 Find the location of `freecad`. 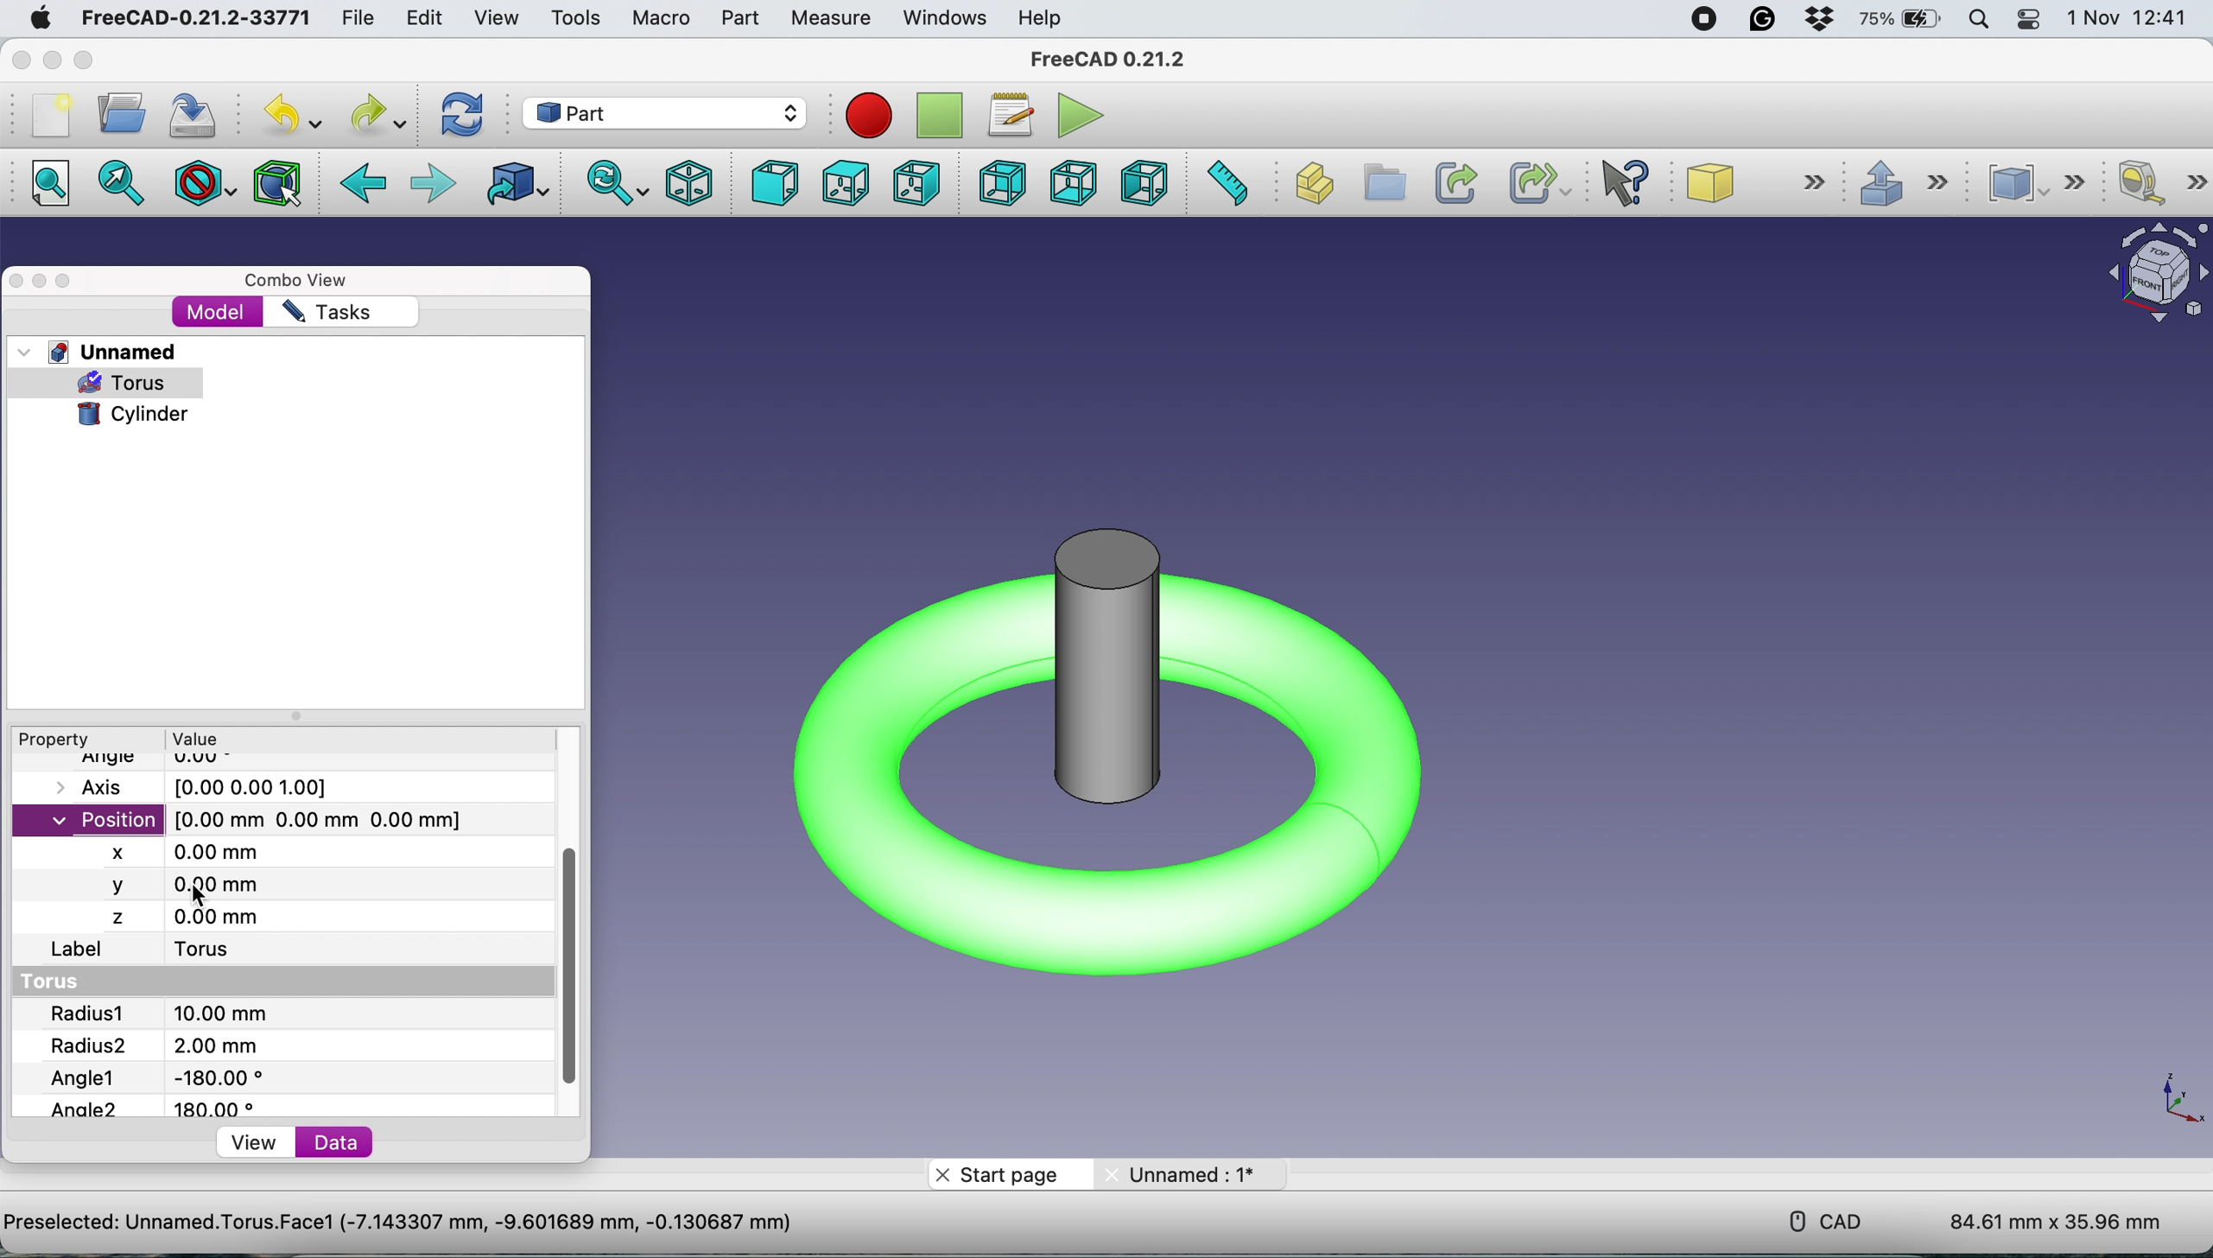

freecad is located at coordinates (188, 18).